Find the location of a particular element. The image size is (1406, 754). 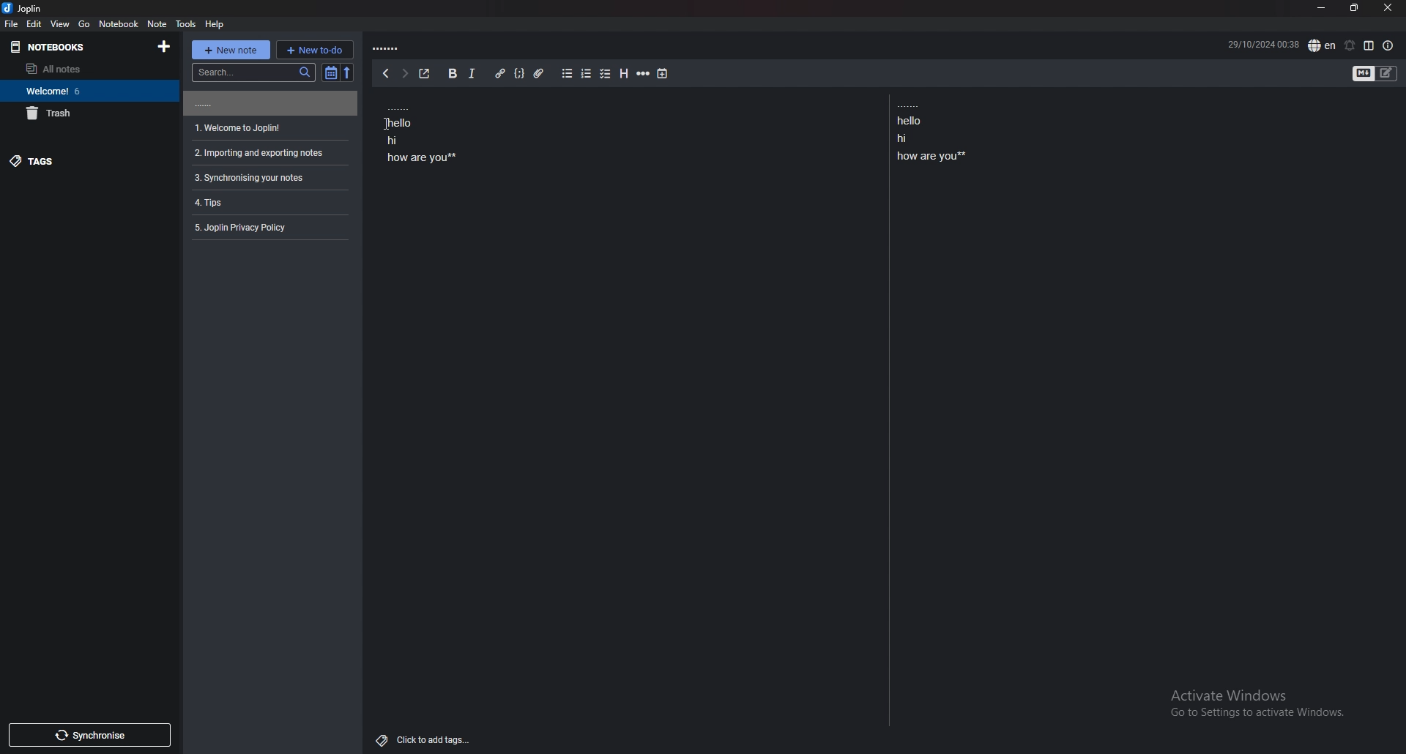

note properties is located at coordinates (1388, 46).